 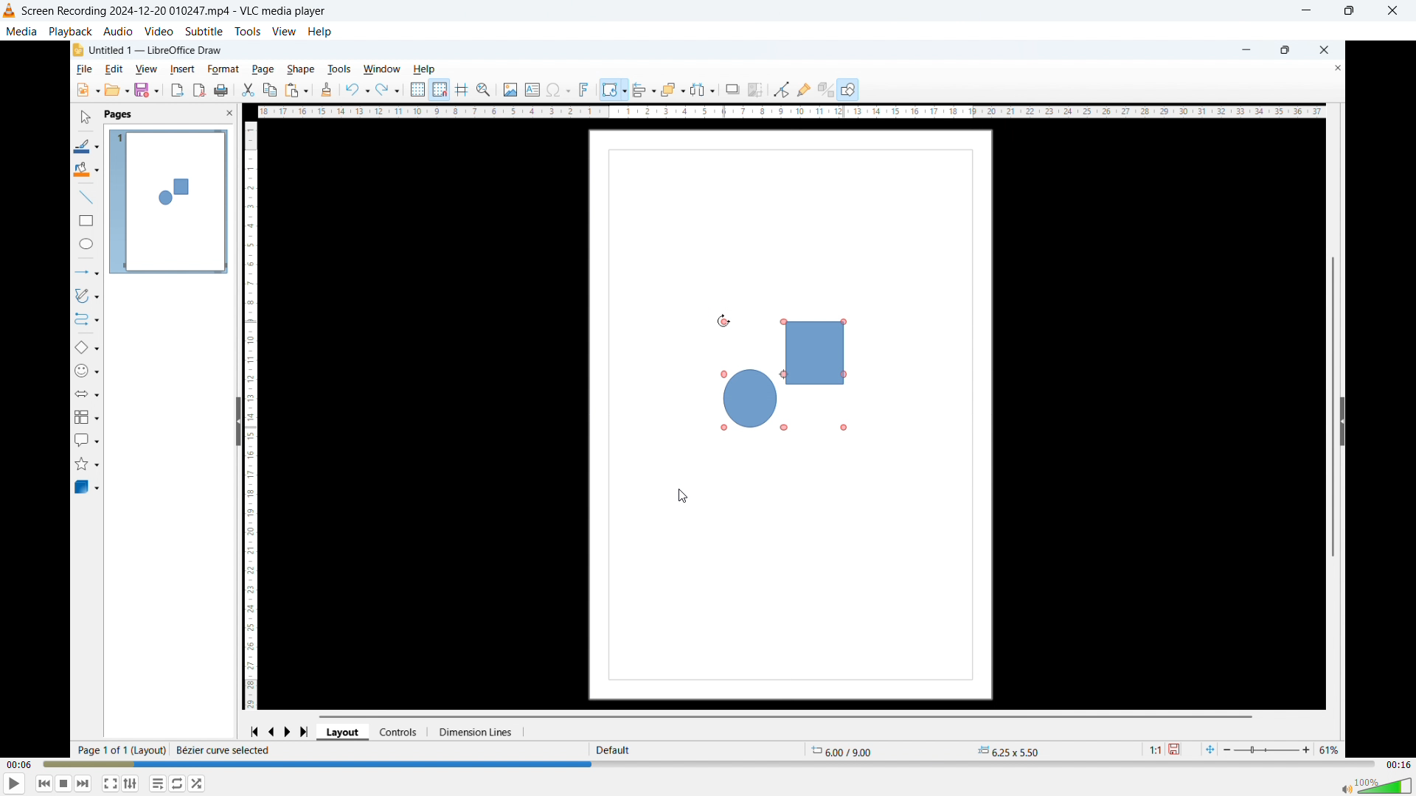 What do you see at coordinates (111, 783) in the screenshot?
I see `Full screen ` at bounding box center [111, 783].